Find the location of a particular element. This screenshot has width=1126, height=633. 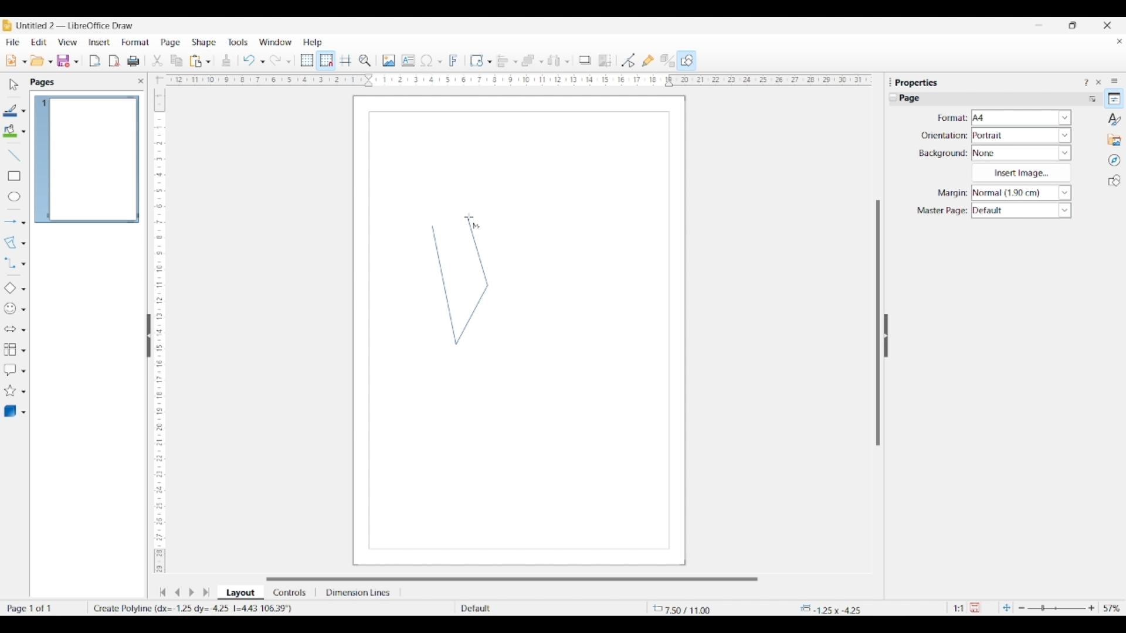

Selected callout shape is located at coordinates (10, 370).